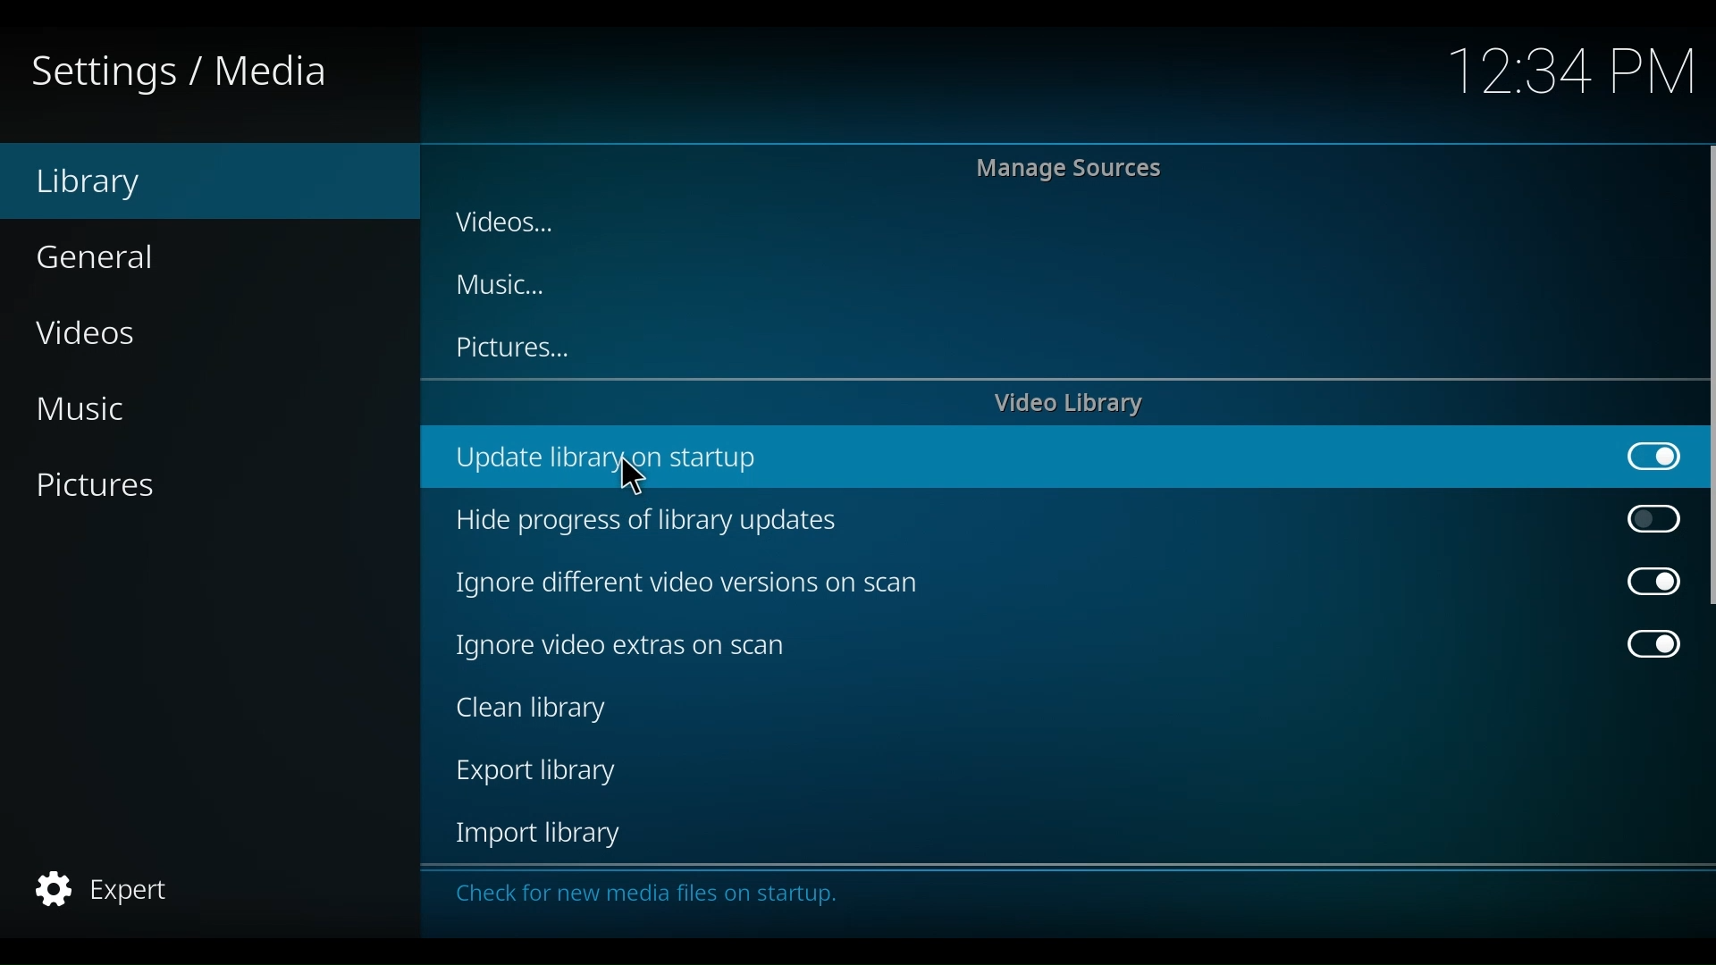 The width and height of the screenshot is (1716, 965). What do you see at coordinates (1022, 524) in the screenshot?
I see `Hide progress of library updates` at bounding box center [1022, 524].